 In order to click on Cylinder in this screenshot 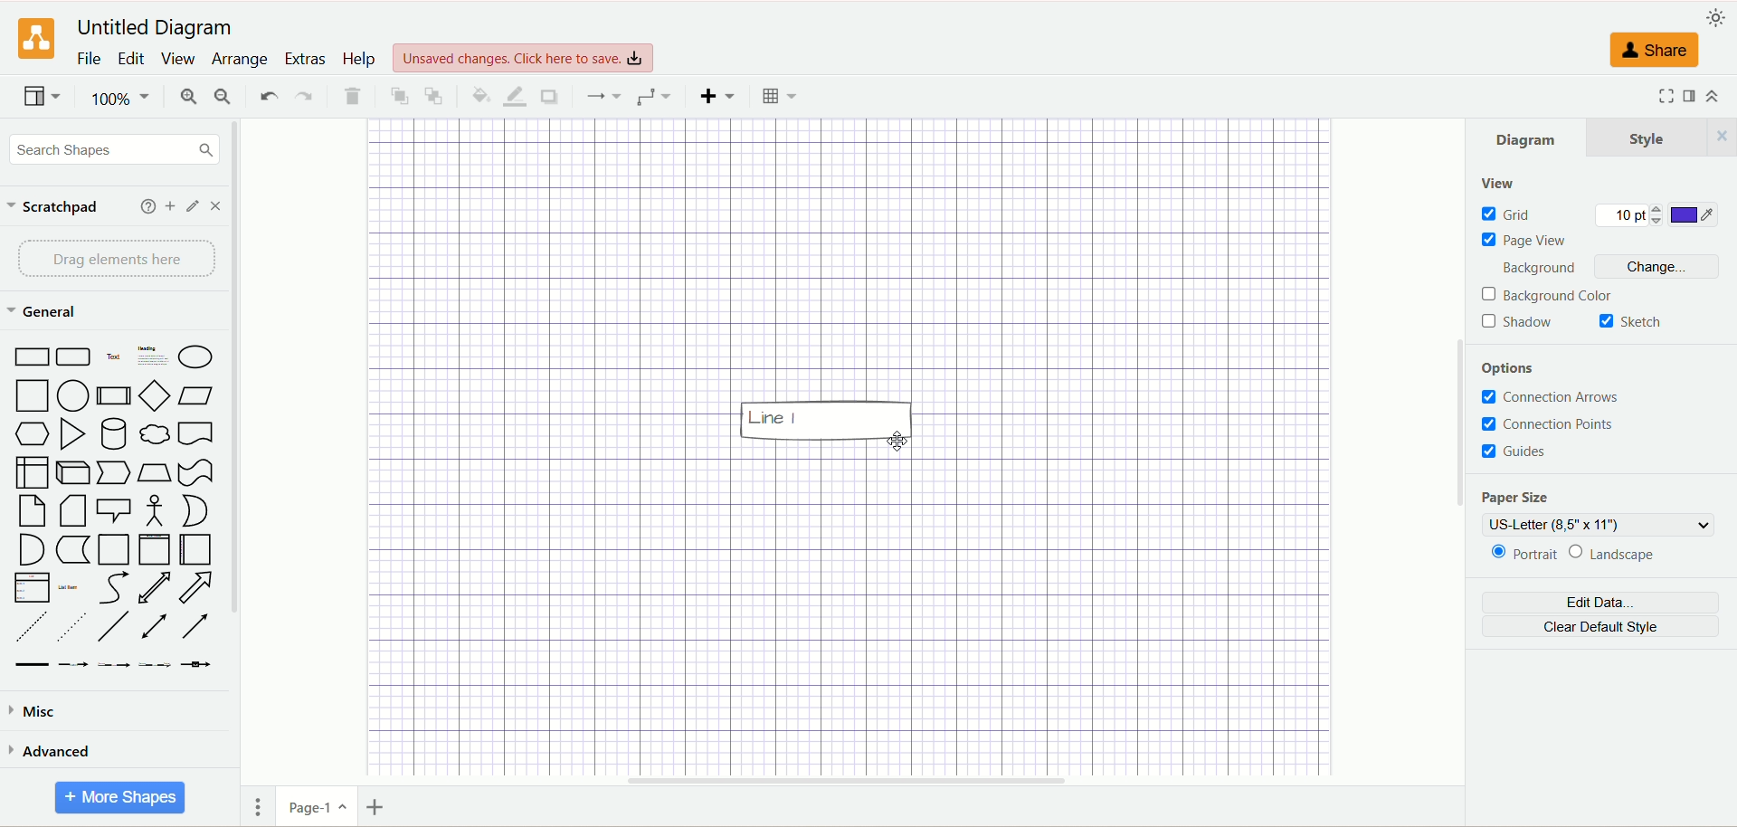, I will do `click(113, 433)`.